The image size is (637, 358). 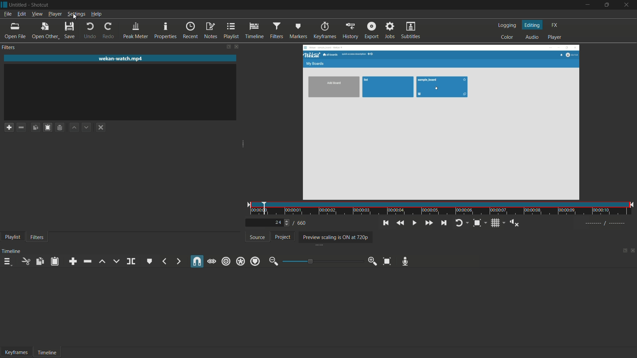 I want to click on jobs, so click(x=389, y=31).